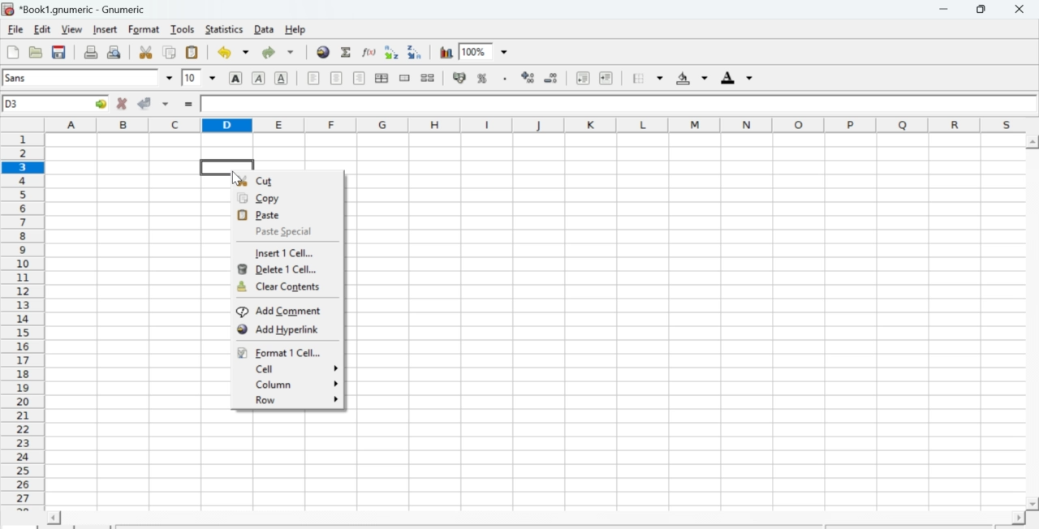 The height and width of the screenshot is (529, 1039). I want to click on Contents of the cell, so click(612, 104).